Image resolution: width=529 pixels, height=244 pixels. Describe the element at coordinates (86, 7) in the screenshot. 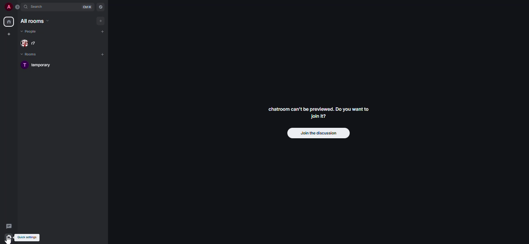

I see `ctrl K` at that location.